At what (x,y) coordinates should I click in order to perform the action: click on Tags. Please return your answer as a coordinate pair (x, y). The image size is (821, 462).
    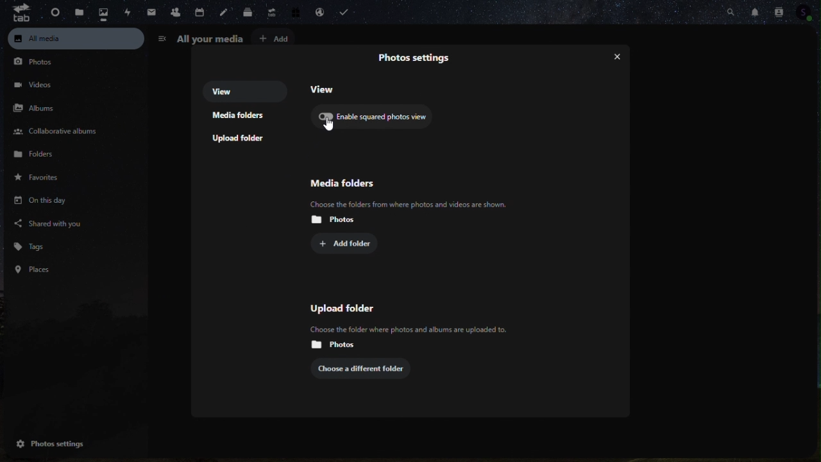
    Looking at the image, I should click on (35, 245).